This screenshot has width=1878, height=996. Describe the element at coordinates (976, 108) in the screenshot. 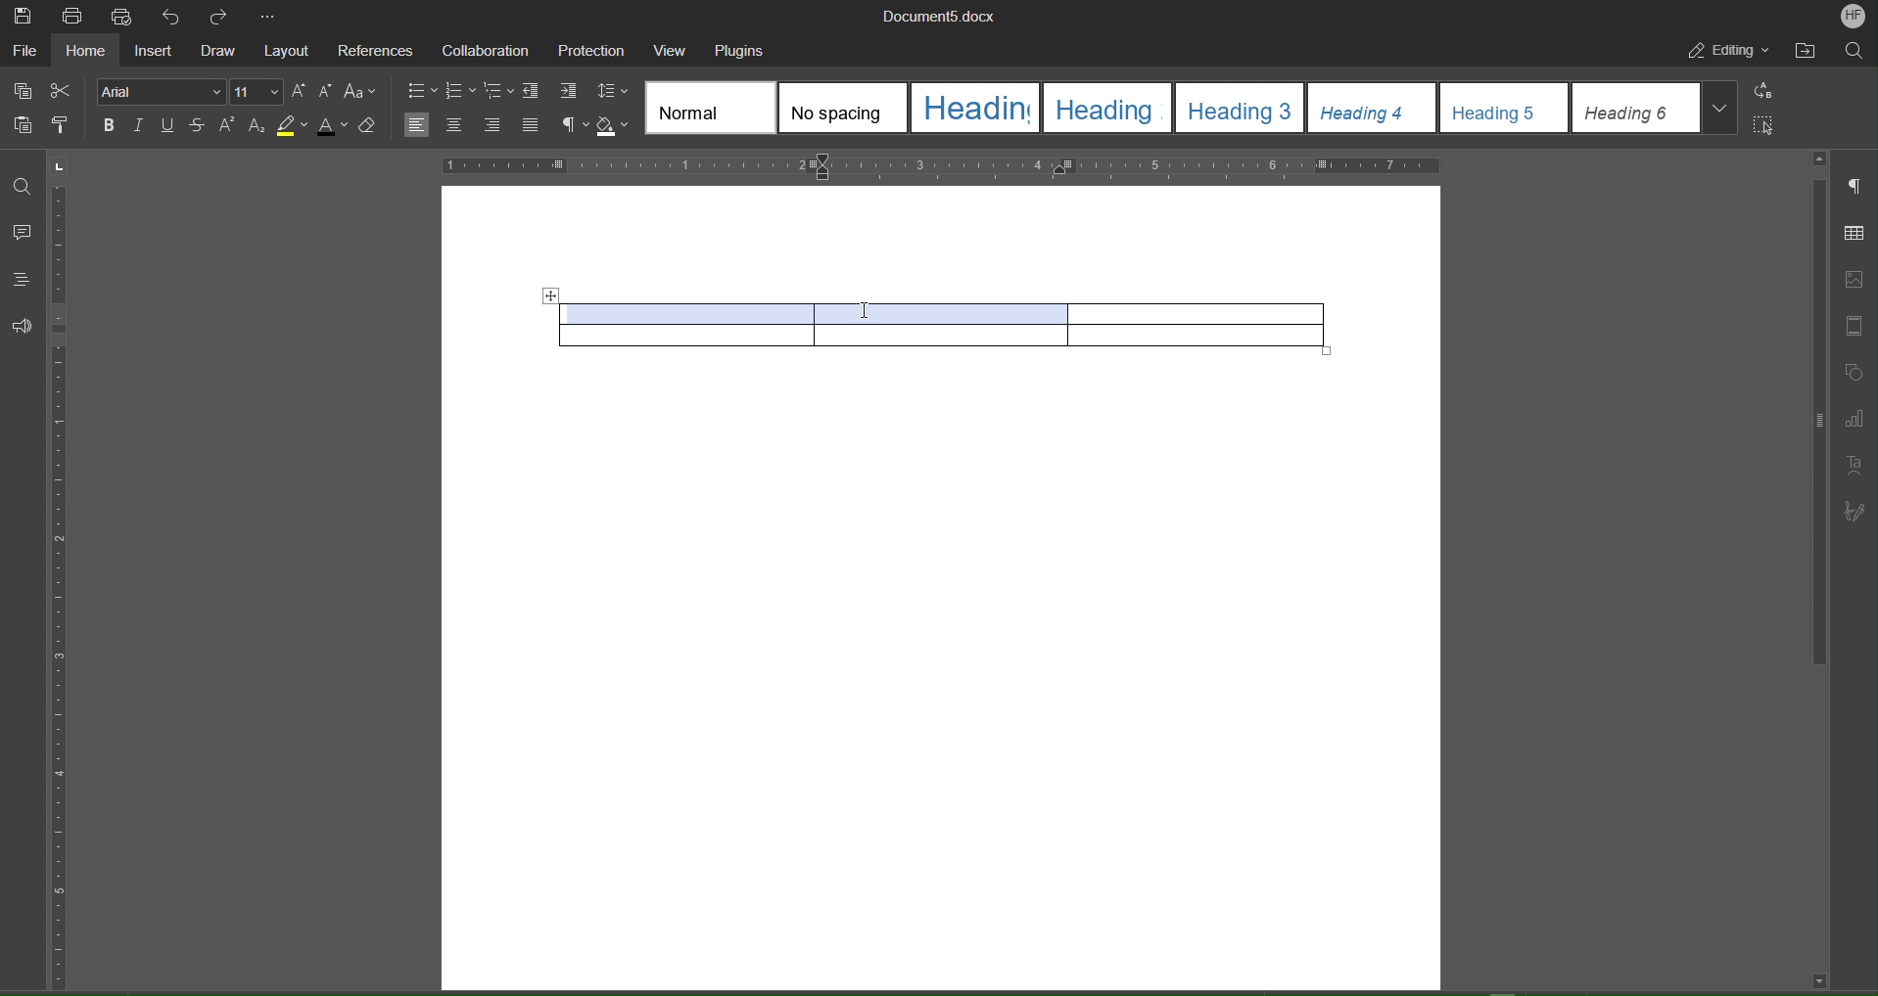

I see `heading 1` at that location.